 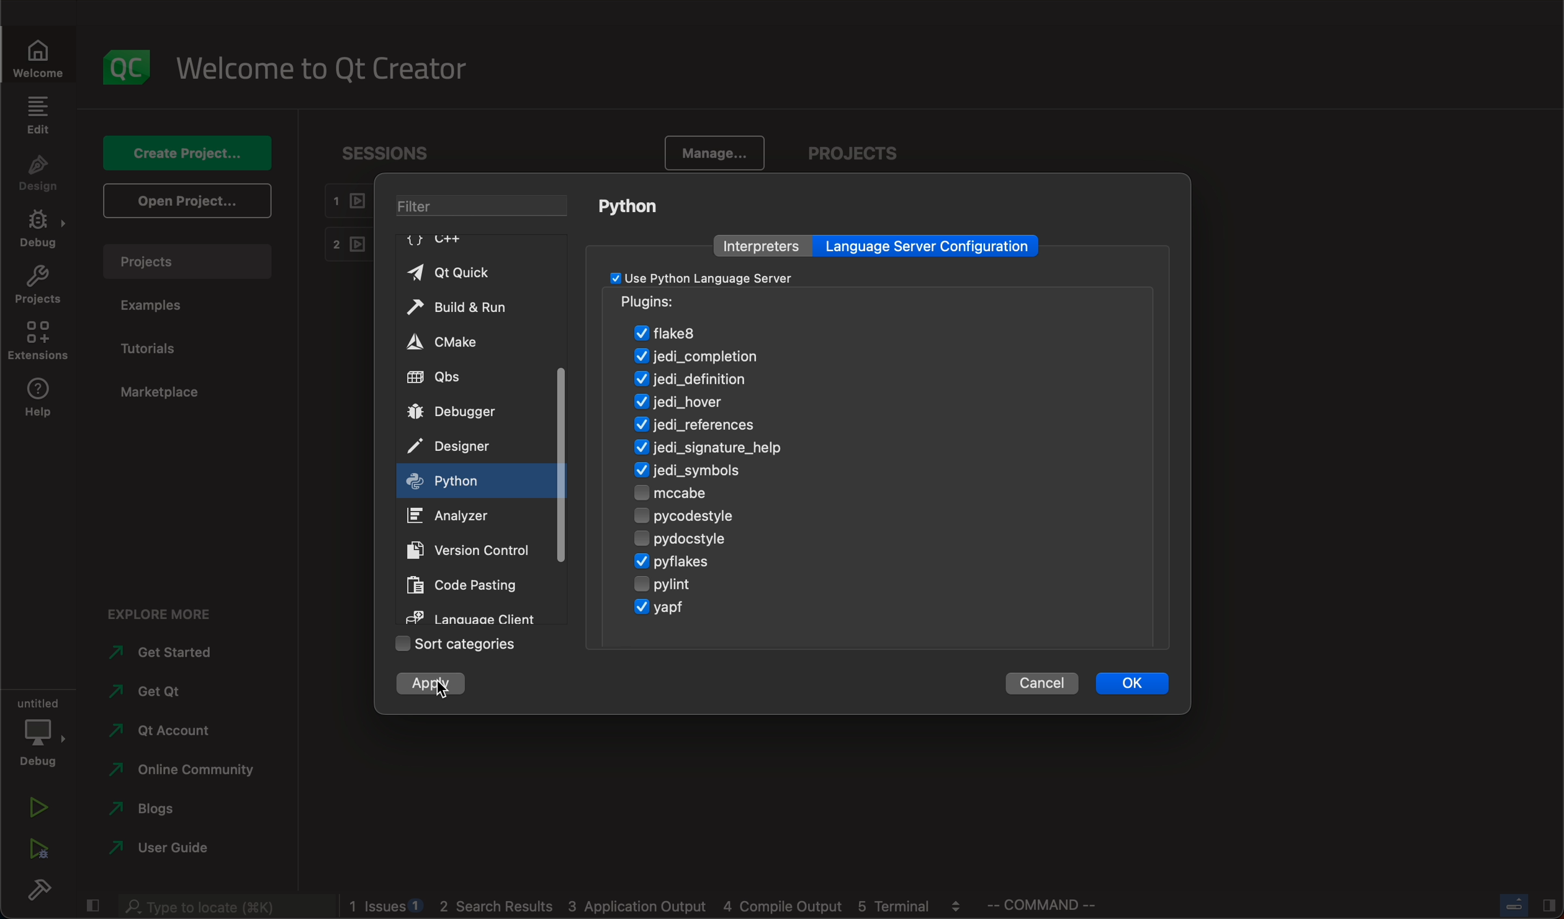 I want to click on version, so click(x=472, y=549).